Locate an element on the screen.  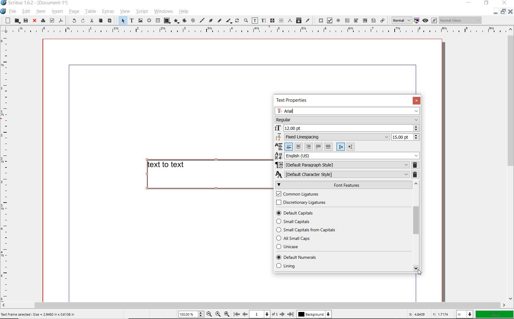
UNICASE is located at coordinates (288, 247).